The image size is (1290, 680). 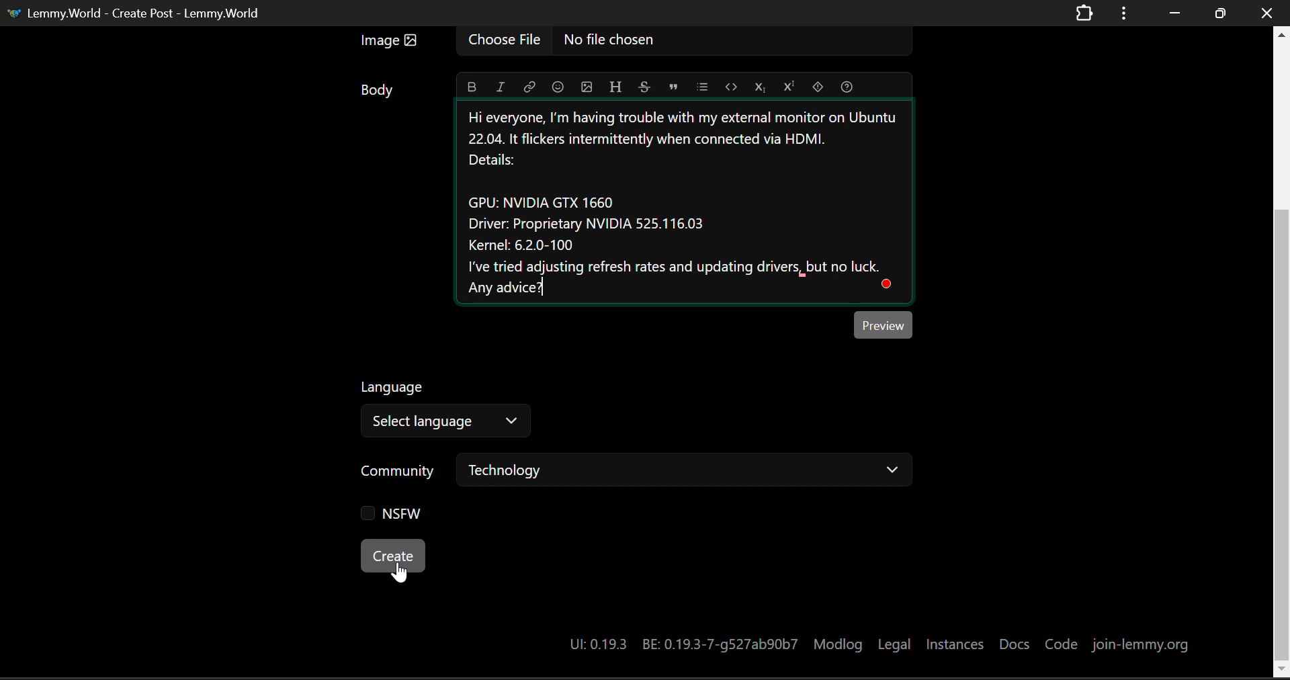 What do you see at coordinates (1281, 351) in the screenshot?
I see `Vertical Scroll Bar` at bounding box center [1281, 351].